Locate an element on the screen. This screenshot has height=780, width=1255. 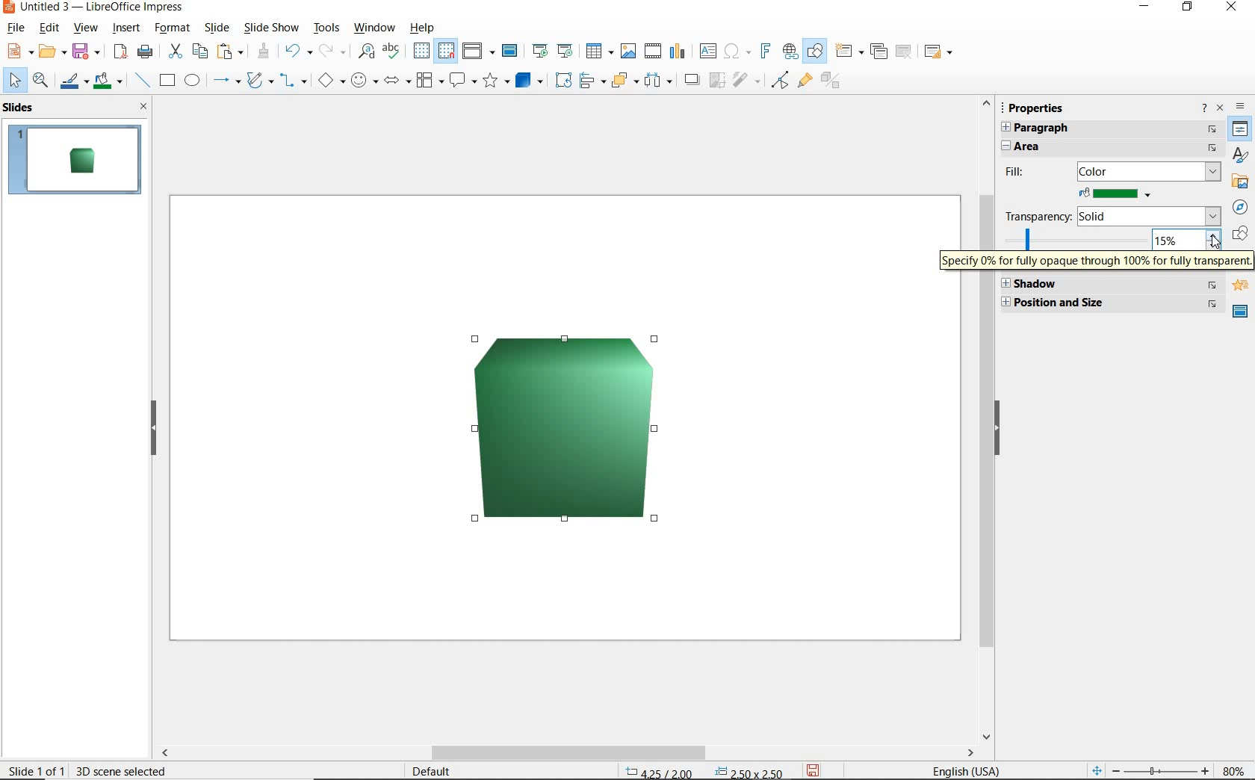
fill color is located at coordinates (108, 82).